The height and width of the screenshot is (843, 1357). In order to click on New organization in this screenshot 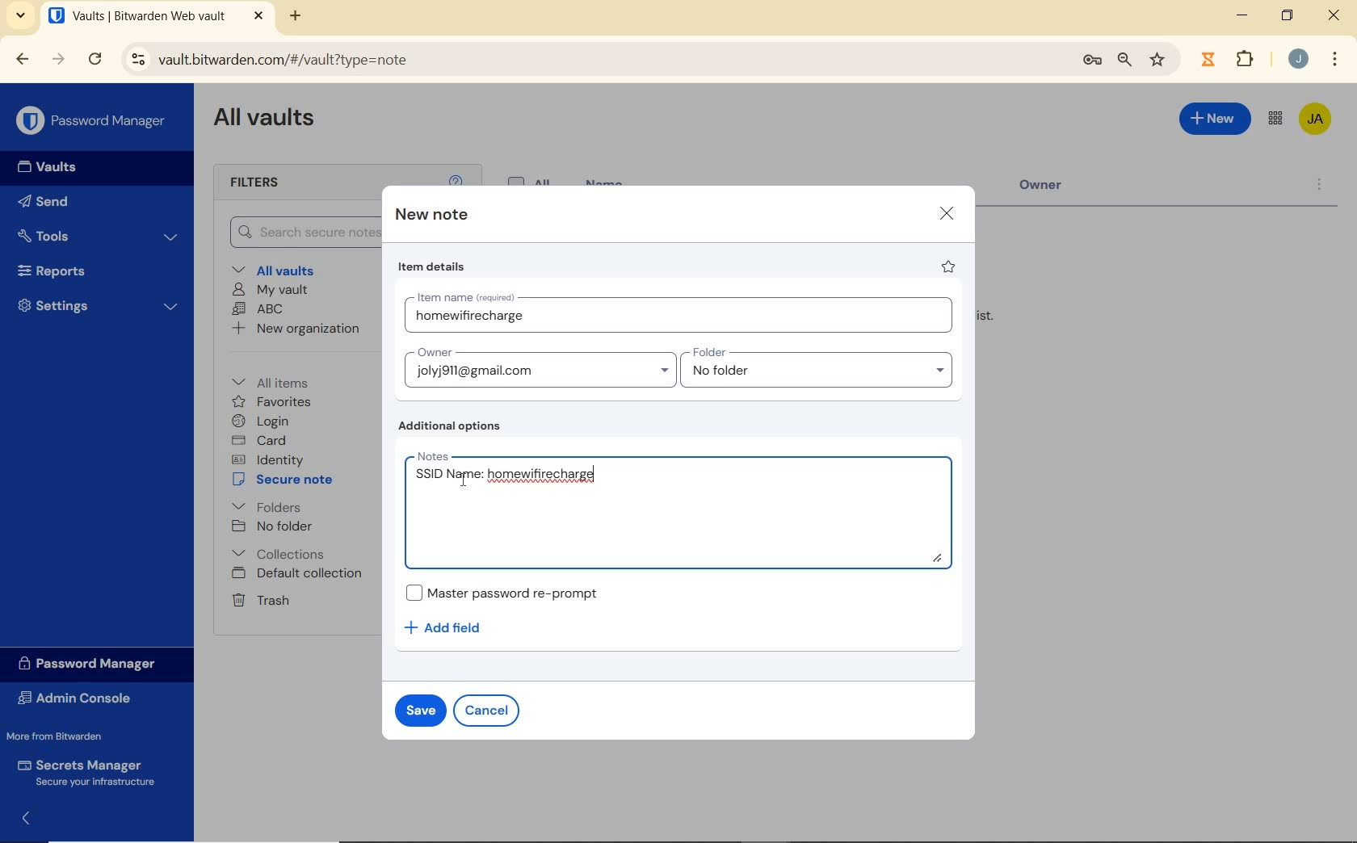, I will do `click(297, 328)`.